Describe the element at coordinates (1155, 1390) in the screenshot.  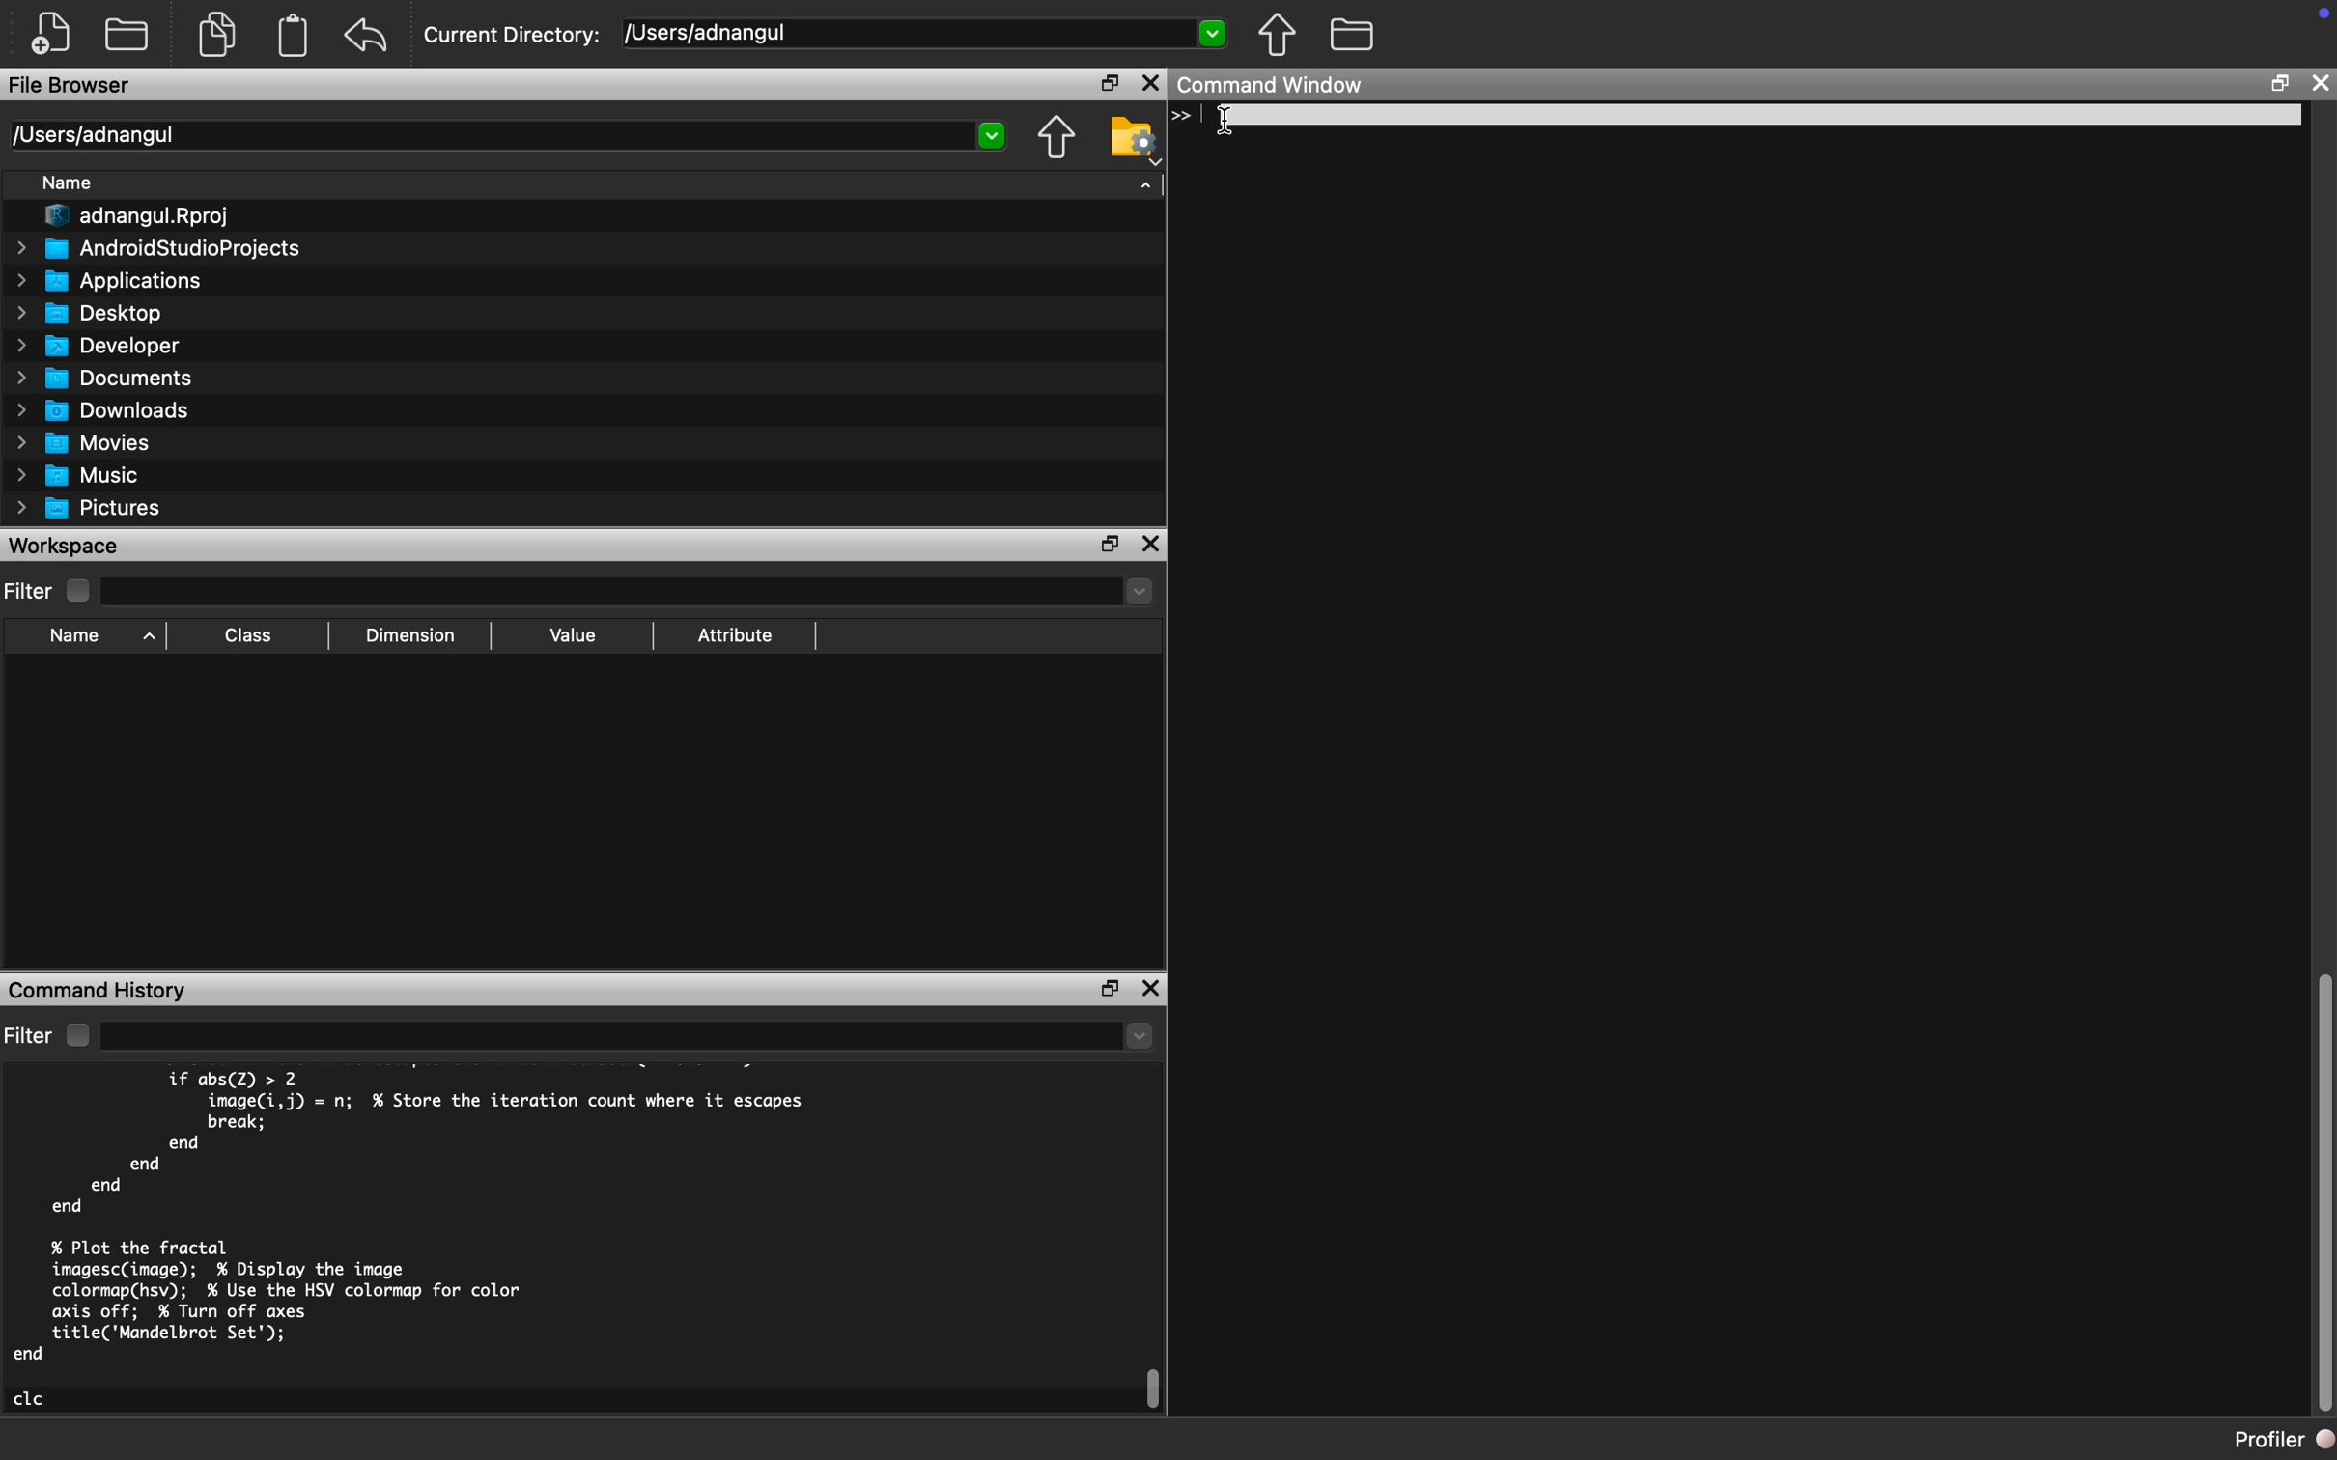
I see `Scroll` at that location.